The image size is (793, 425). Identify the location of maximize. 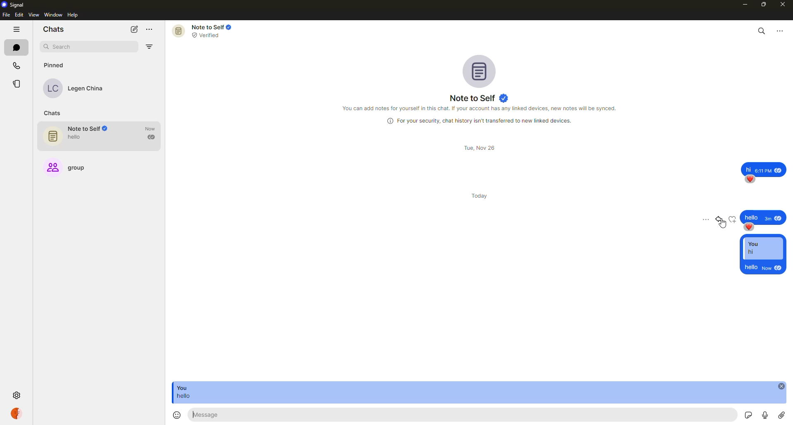
(762, 5).